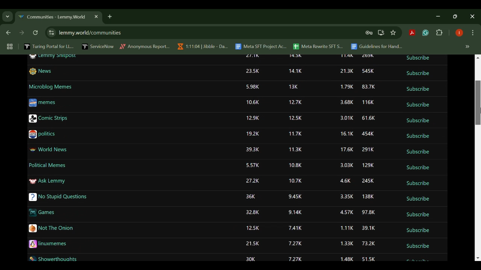 Image resolution: width=481 pixels, height=270 pixels. What do you see at coordinates (253, 244) in the screenshot?
I see `21.5K` at bounding box center [253, 244].